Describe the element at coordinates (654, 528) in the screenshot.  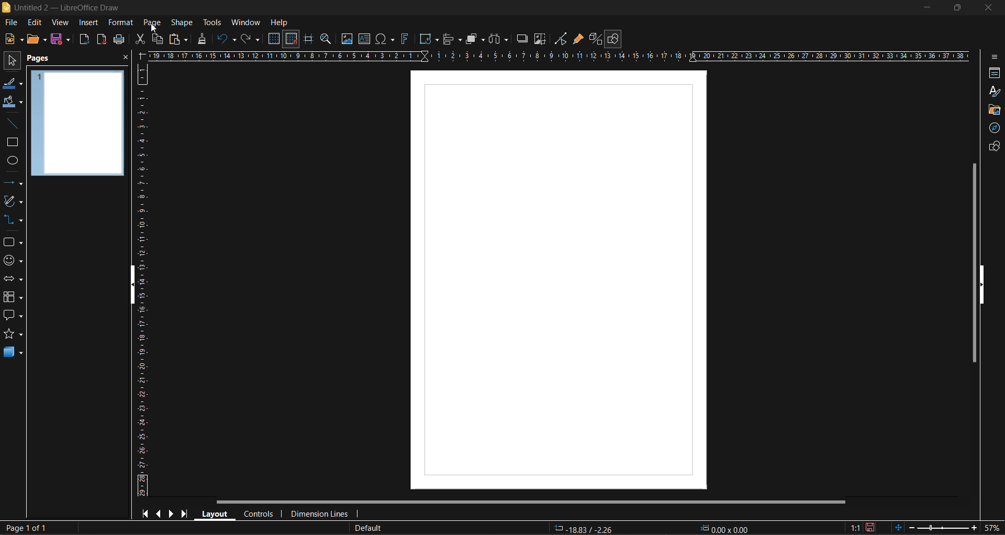
I see `-18.53/-2.26 0.00x0.00` at that location.